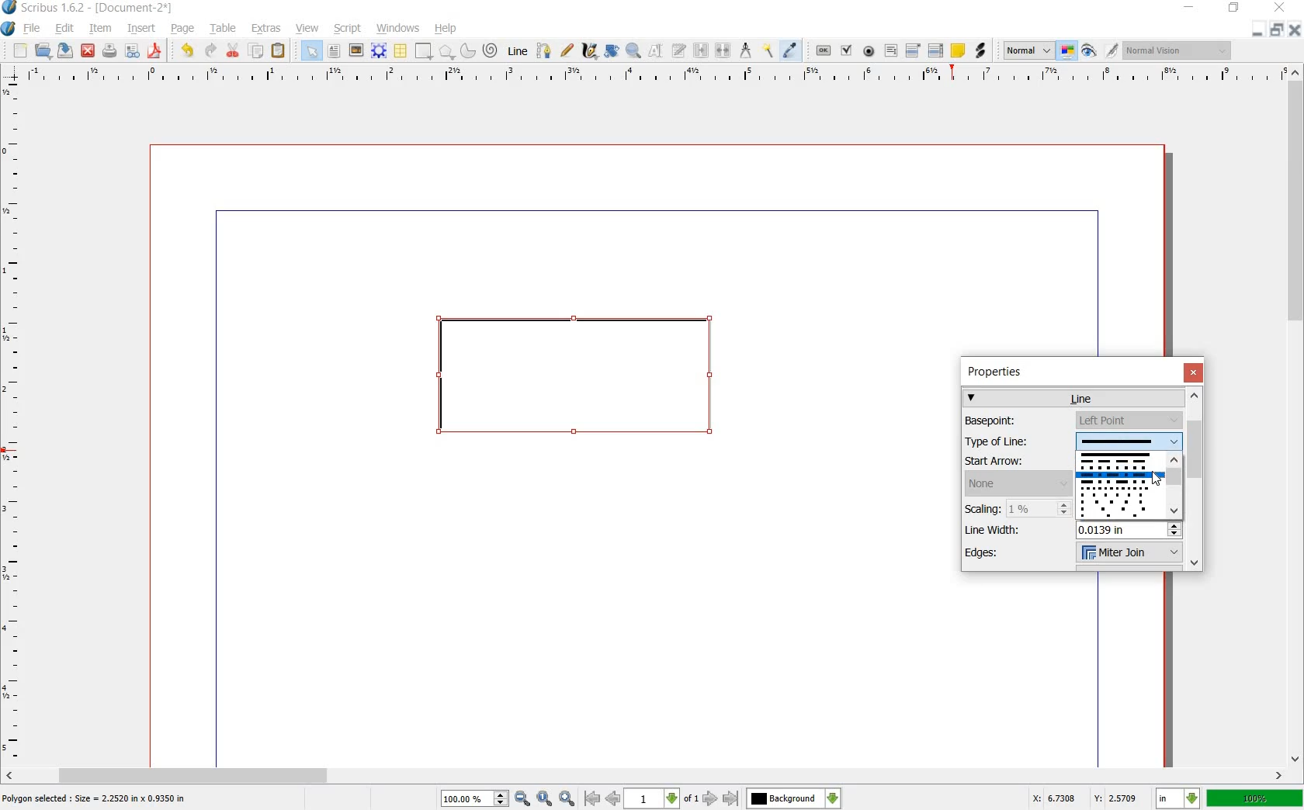 Image resolution: width=1304 pixels, height=810 pixels. What do you see at coordinates (9, 27) in the screenshot?
I see `SYSTEM LOGO` at bounding box center [9, 27].